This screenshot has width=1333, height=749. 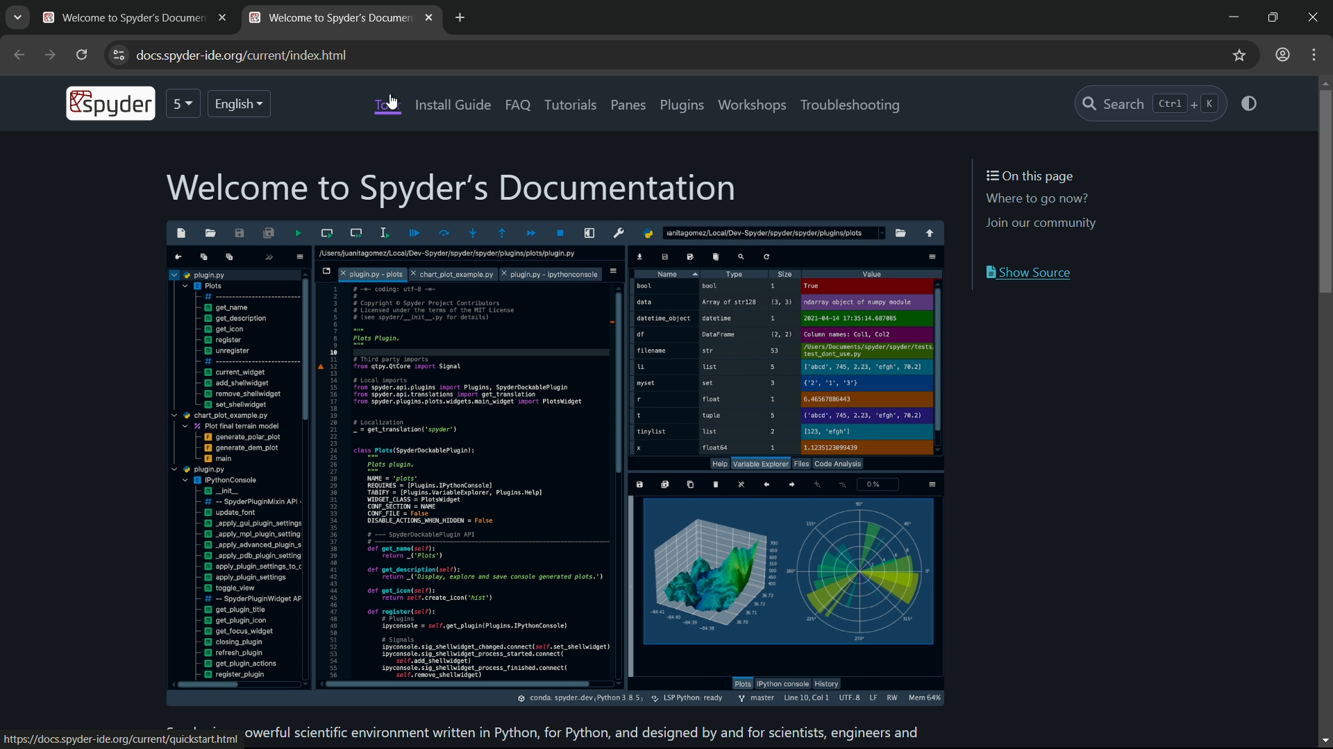 What do you see at coordinates (518, 105) in the screenshot?
I see `faq` at bounding box center [518, 105].